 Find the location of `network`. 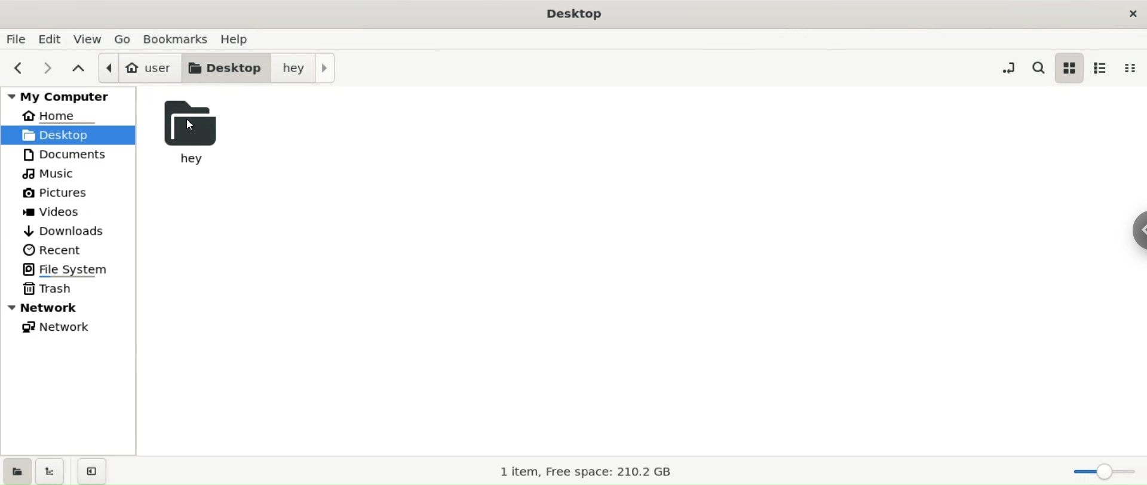

network is located at coordinates (70, 307).